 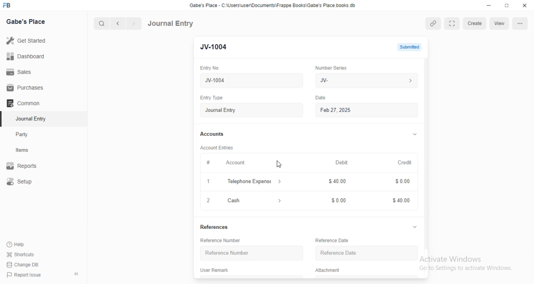 What do you see at coordinates (208, 162) in the screenshot?
I see `#` at bounding box center [208, 162].